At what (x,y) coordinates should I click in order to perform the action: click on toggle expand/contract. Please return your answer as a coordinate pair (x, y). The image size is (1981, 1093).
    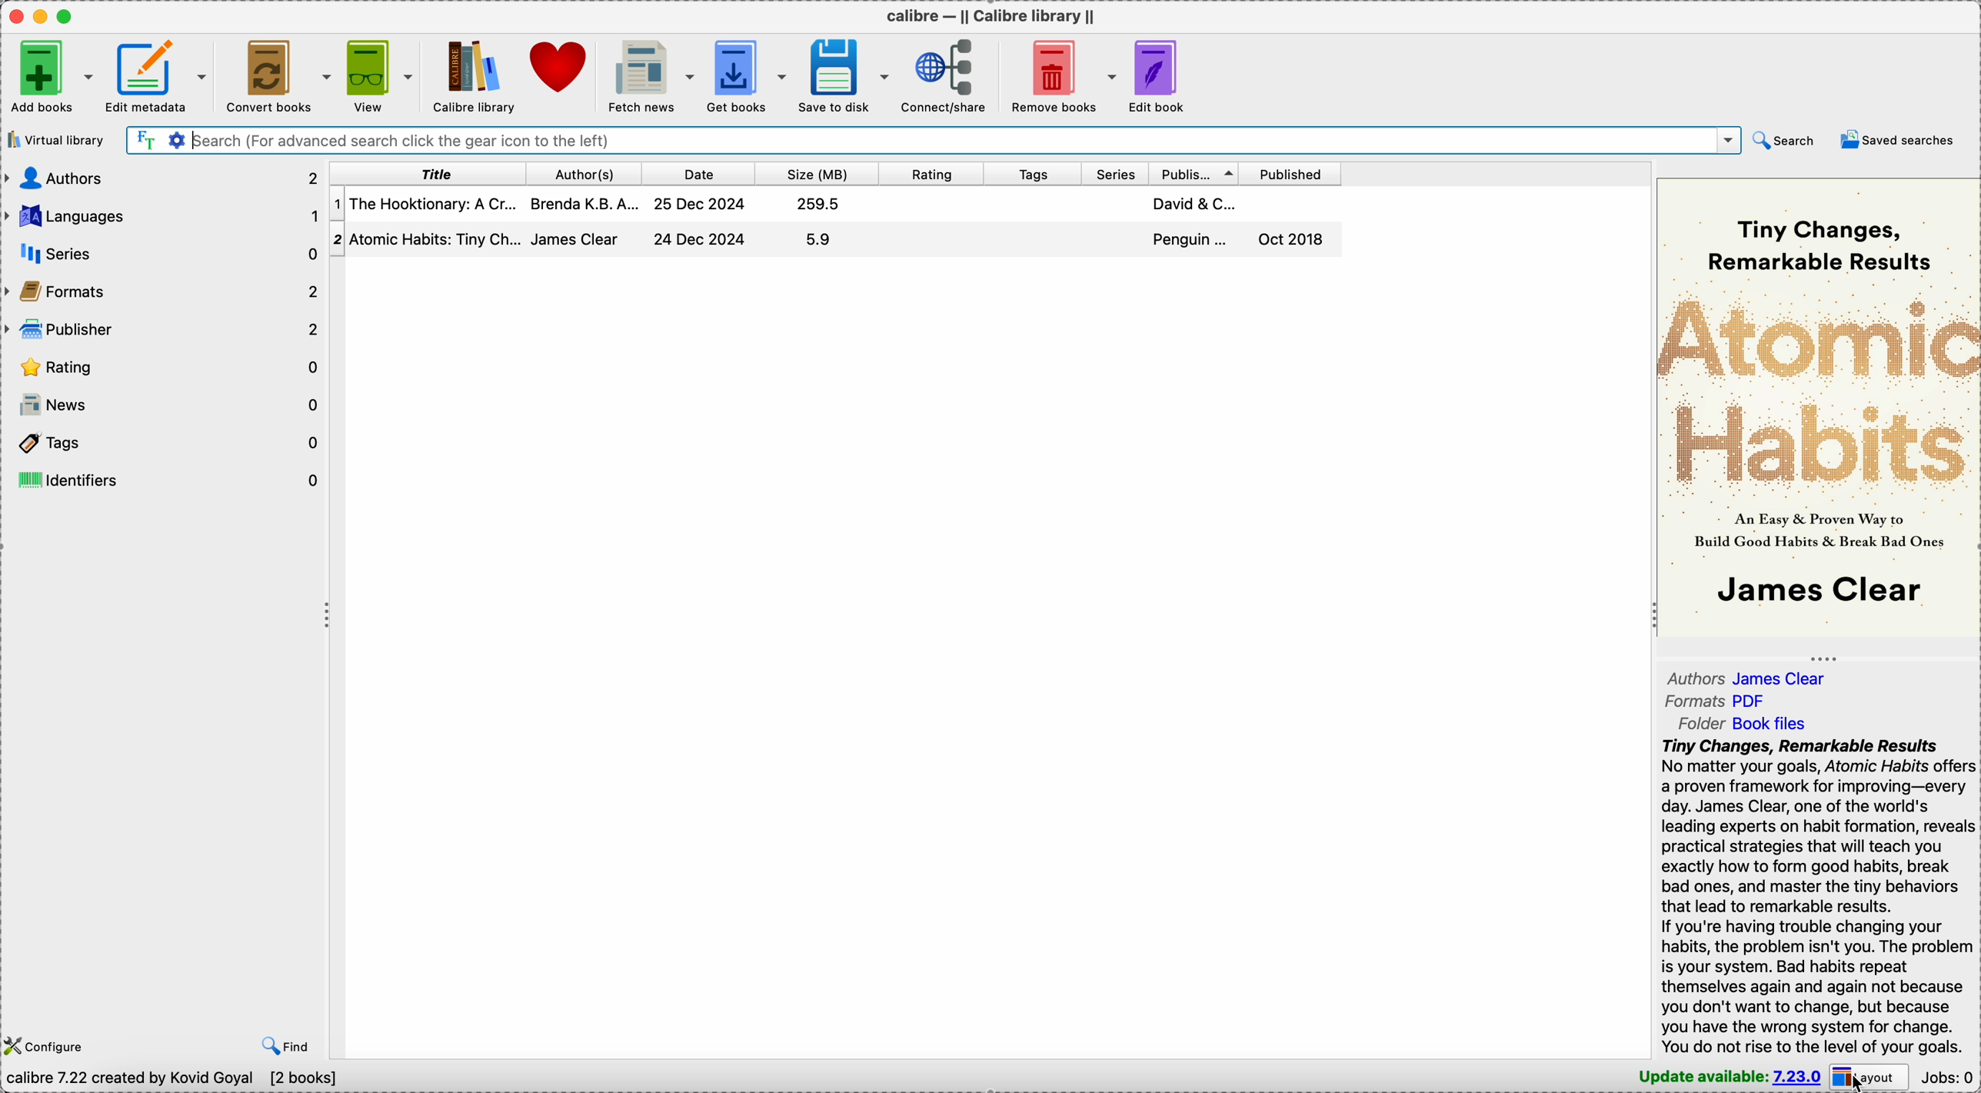
    Looking at the image, I should click on (328, 616).